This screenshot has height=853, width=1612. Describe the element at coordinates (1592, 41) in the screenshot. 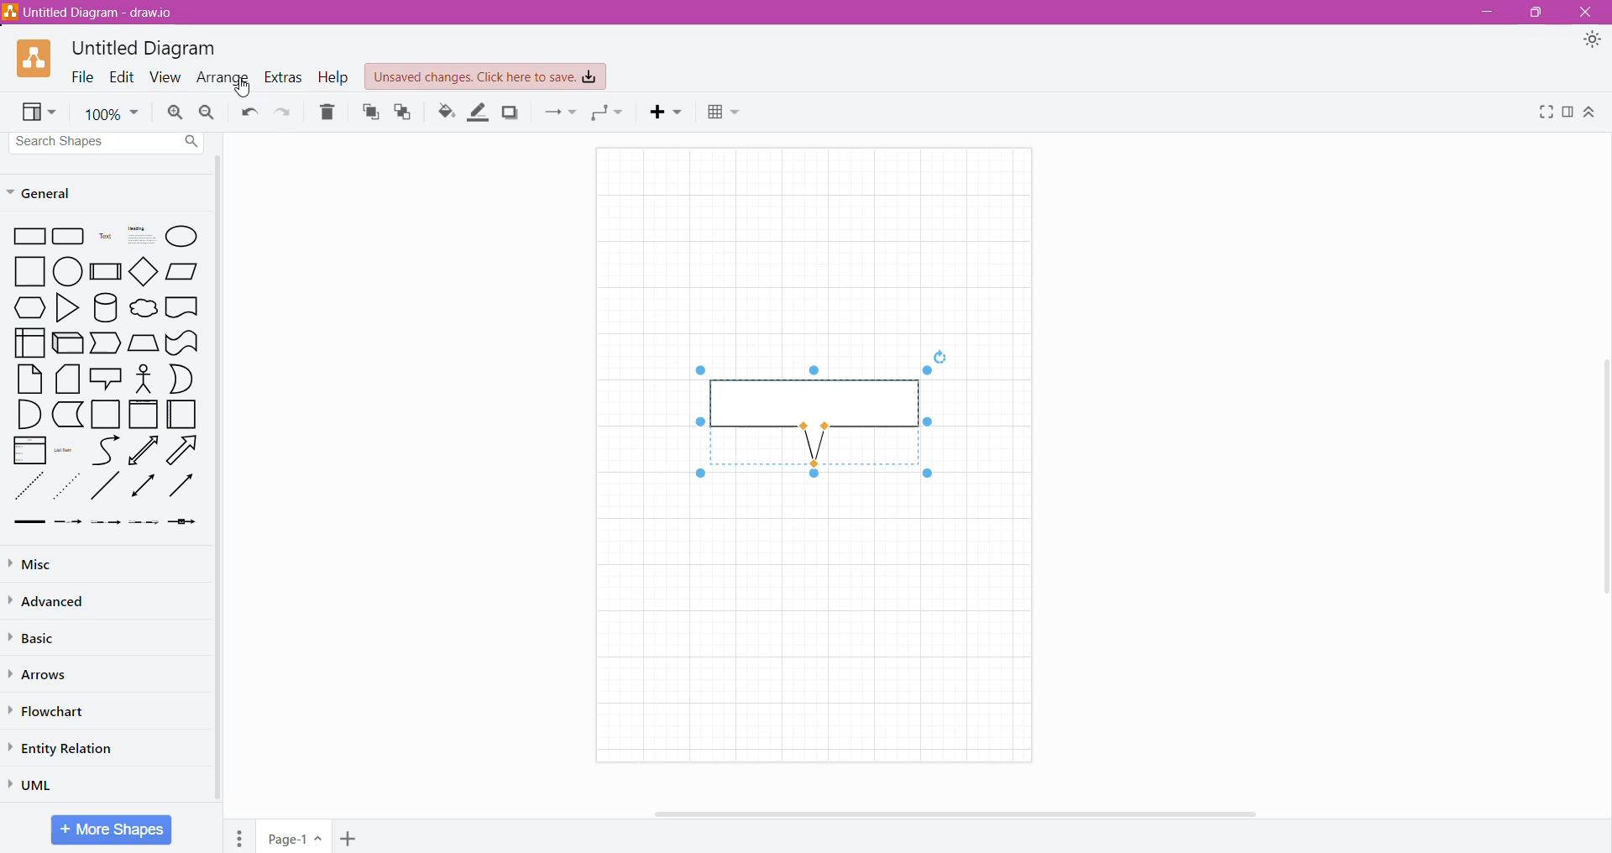

I see `Appearance` at that location.